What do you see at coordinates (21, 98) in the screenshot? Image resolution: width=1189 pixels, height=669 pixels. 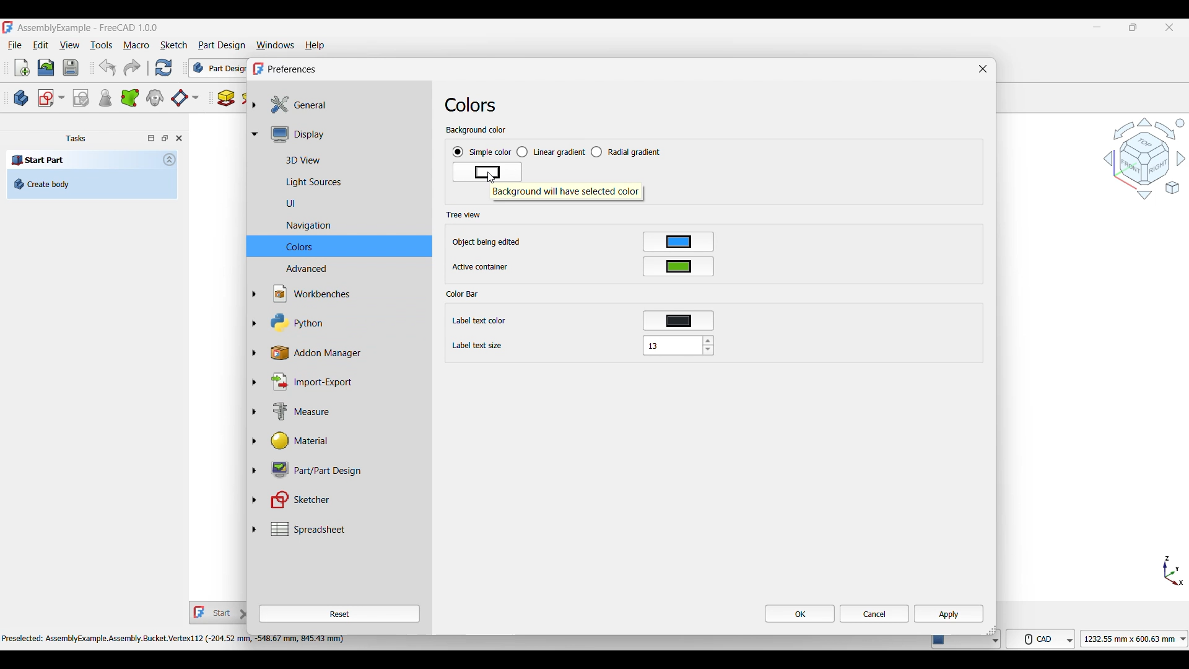 I see `Create body` at bounding box center [21, 98].